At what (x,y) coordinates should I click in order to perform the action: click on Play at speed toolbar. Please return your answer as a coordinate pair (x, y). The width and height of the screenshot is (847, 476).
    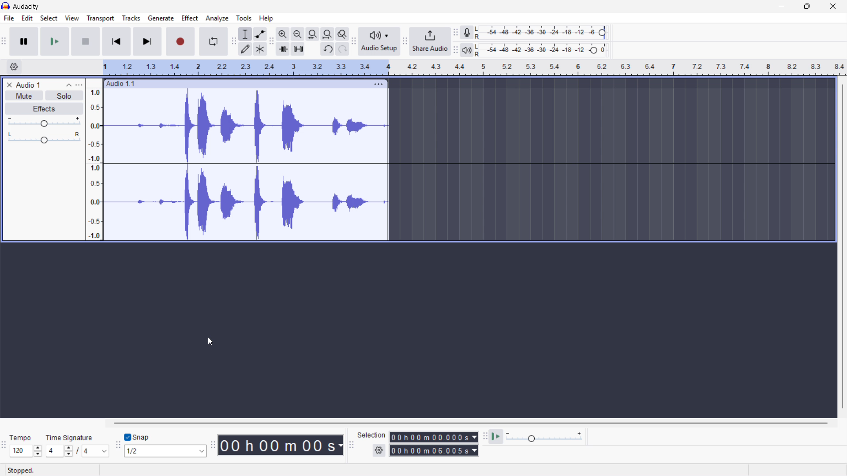
    Looking at the image, I should click on (483, 437).